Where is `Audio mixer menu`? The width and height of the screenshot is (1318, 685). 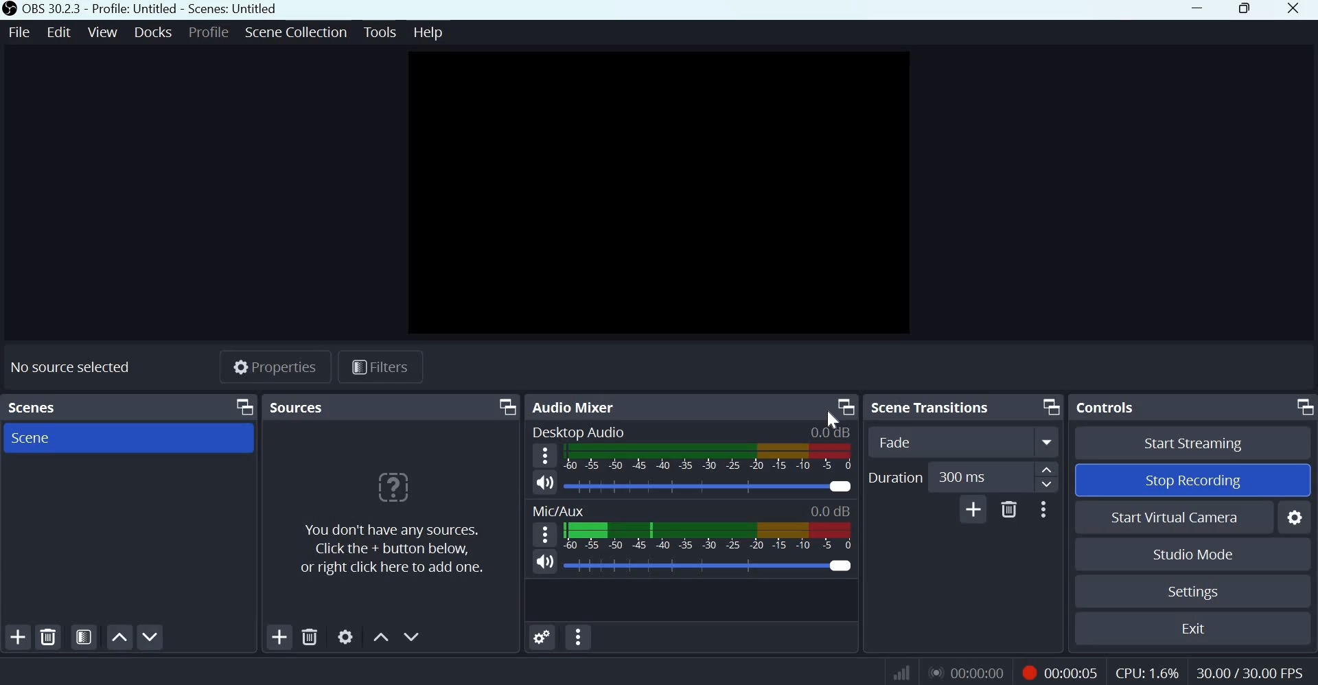 Audio mixer menu is located at coordinates (579, 637).